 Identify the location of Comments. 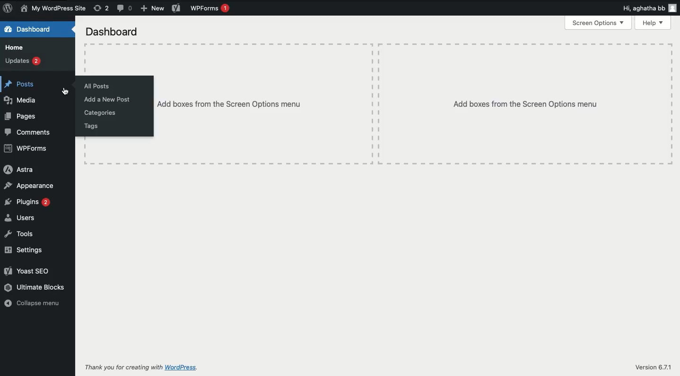
(27, 132).